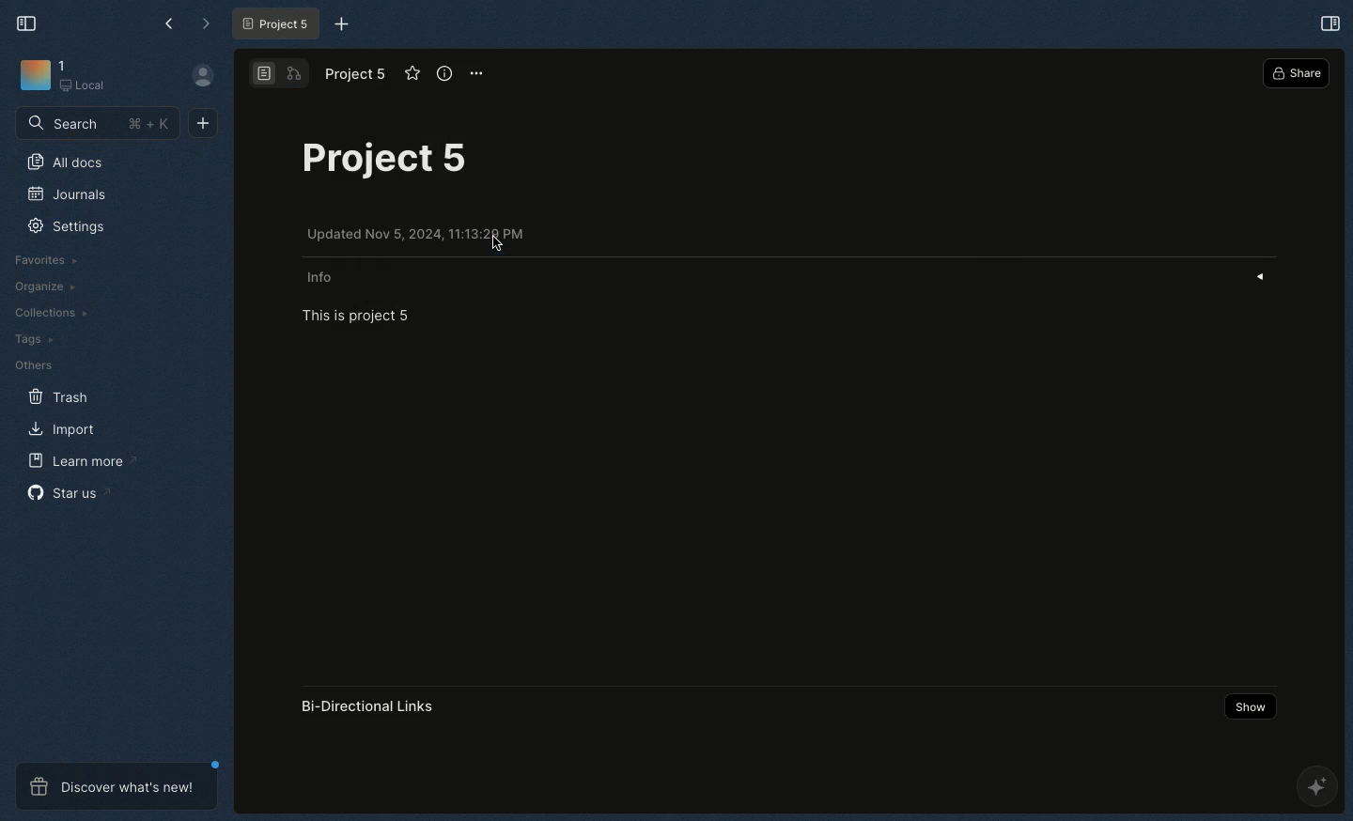 The image size is (1353, 821). I want to click on Share, so click(1298, 74).